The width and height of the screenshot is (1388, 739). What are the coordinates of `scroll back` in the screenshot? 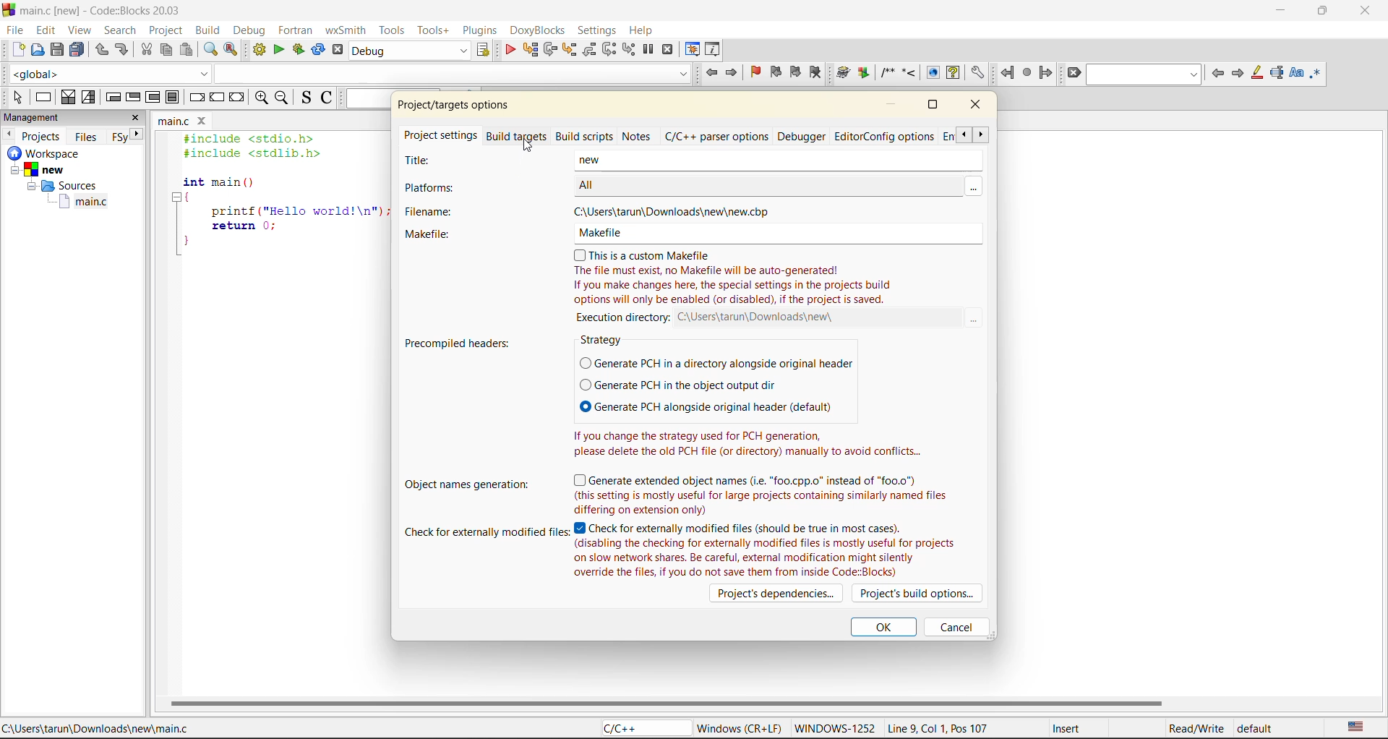 It's located at (961, 134).